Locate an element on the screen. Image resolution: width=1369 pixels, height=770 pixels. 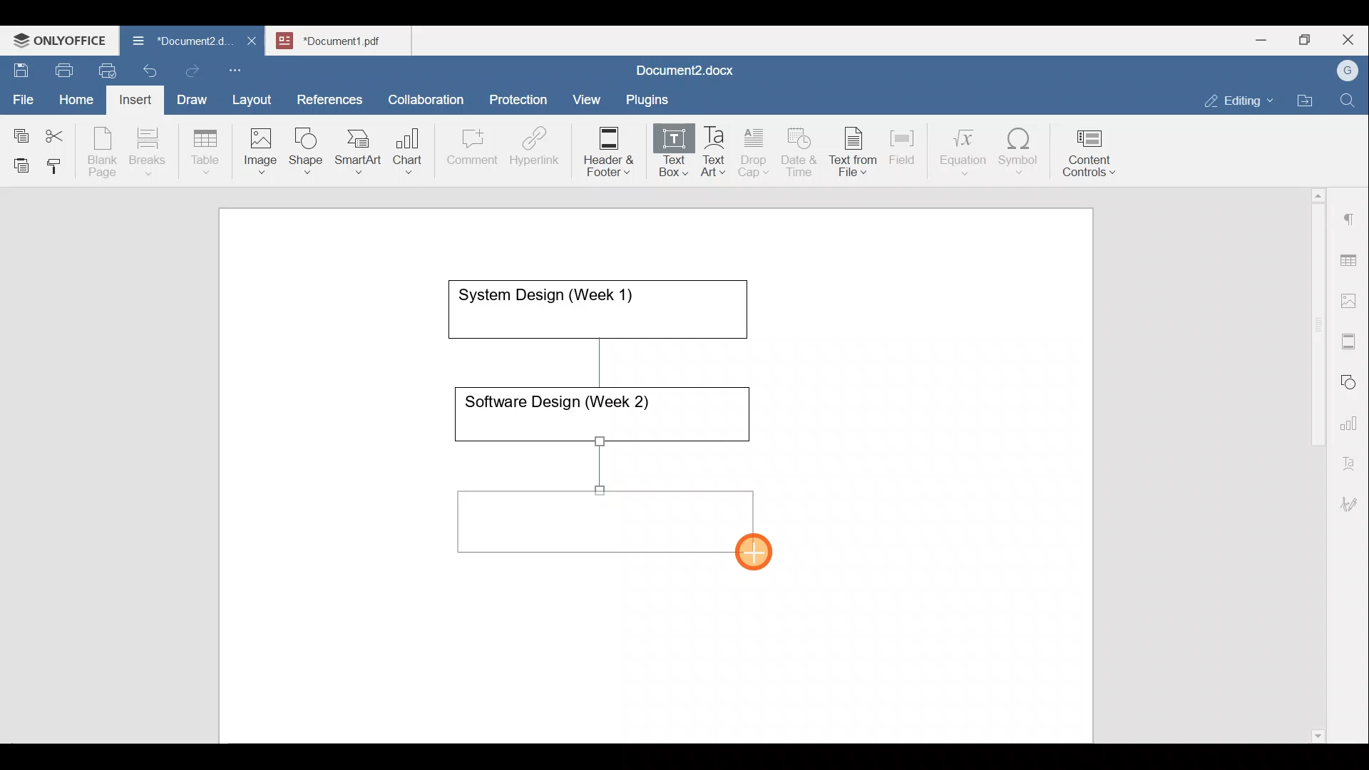
Minimize is located at coordinates (1261, 38).